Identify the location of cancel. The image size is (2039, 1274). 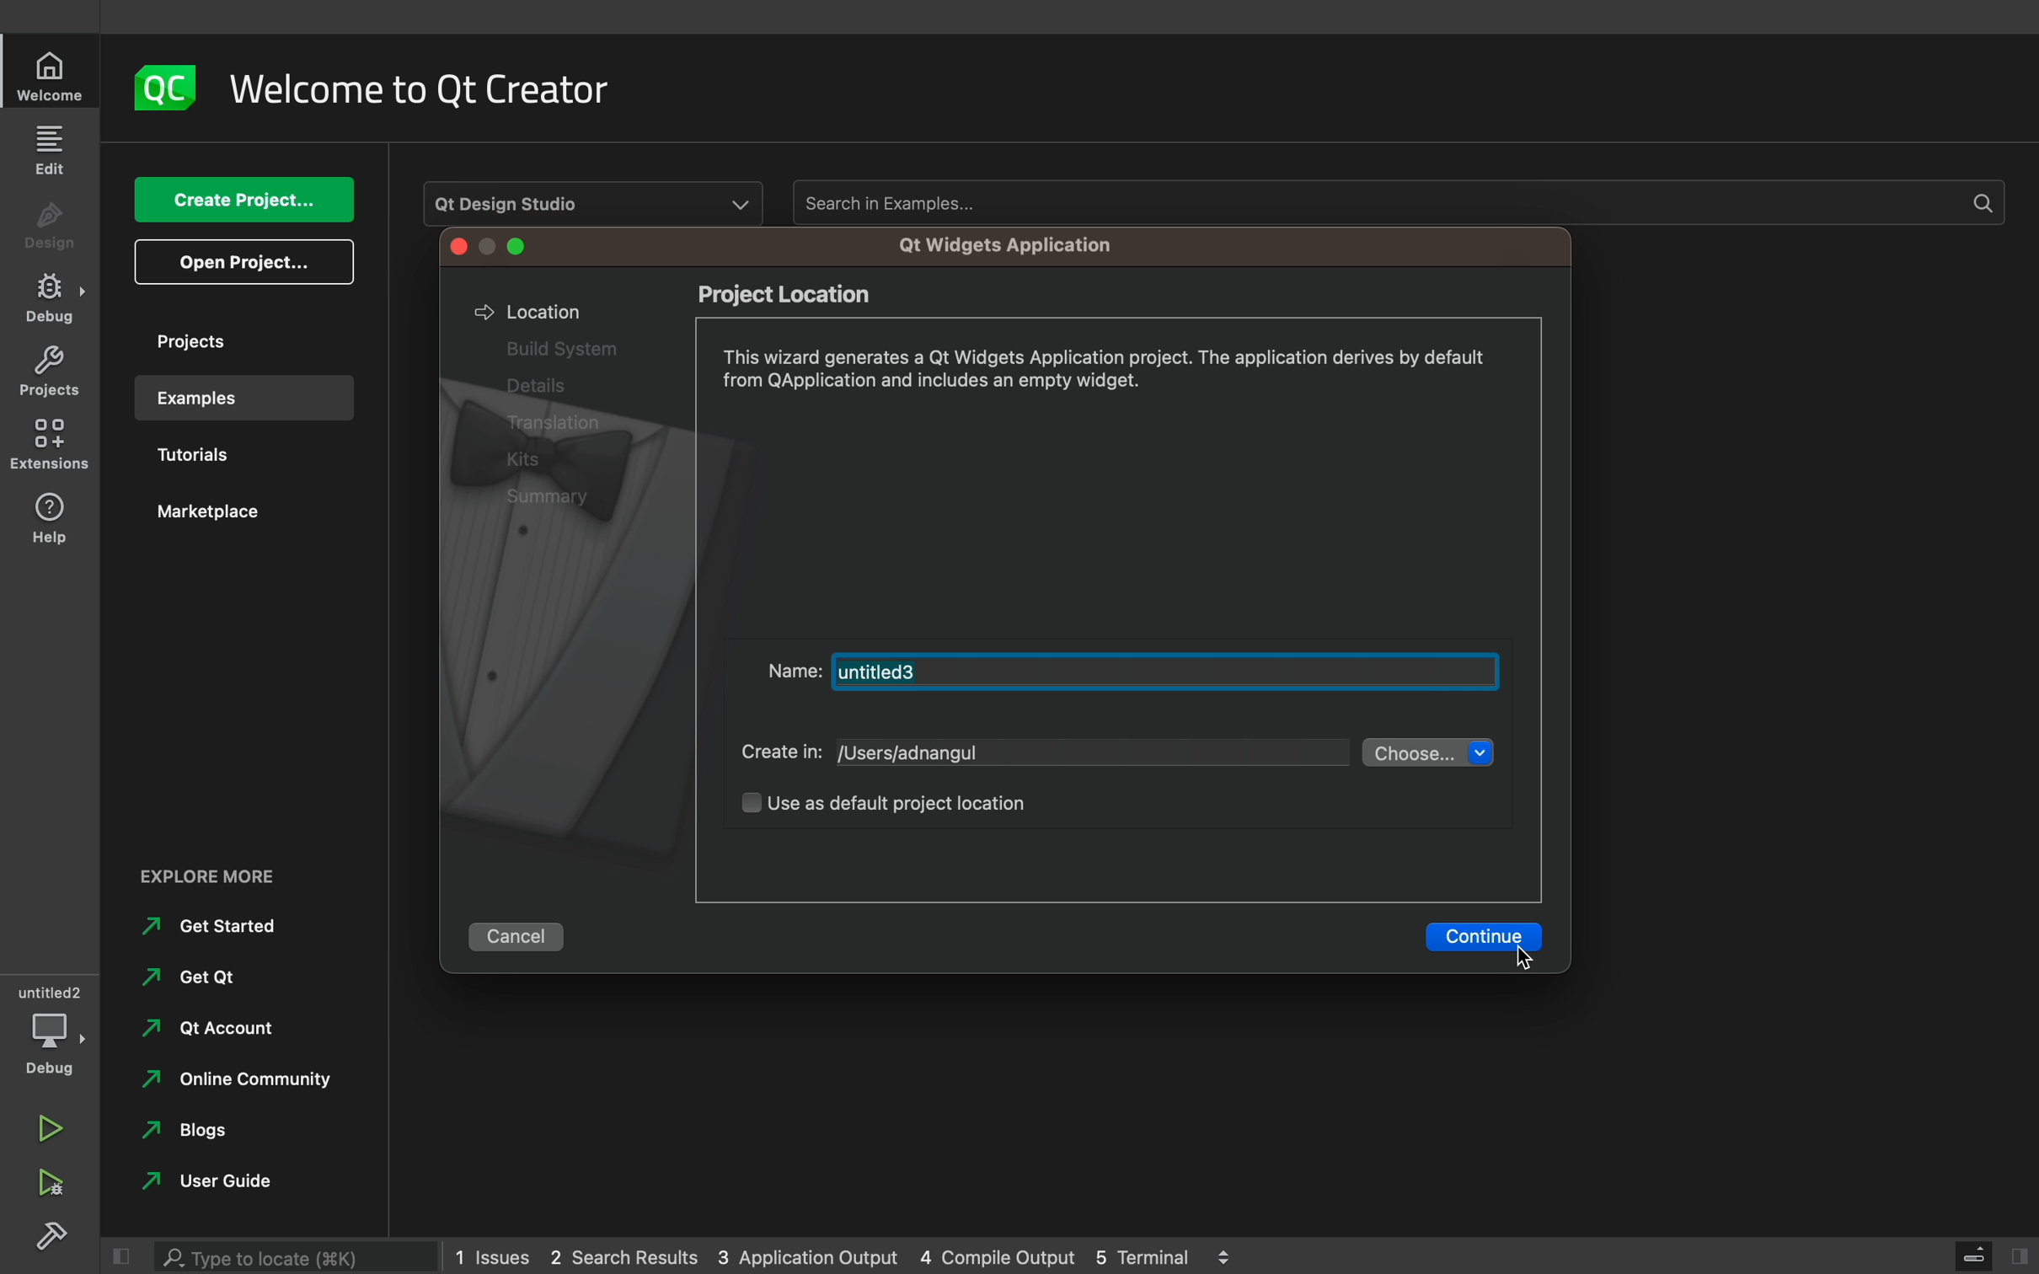
(514, 939).